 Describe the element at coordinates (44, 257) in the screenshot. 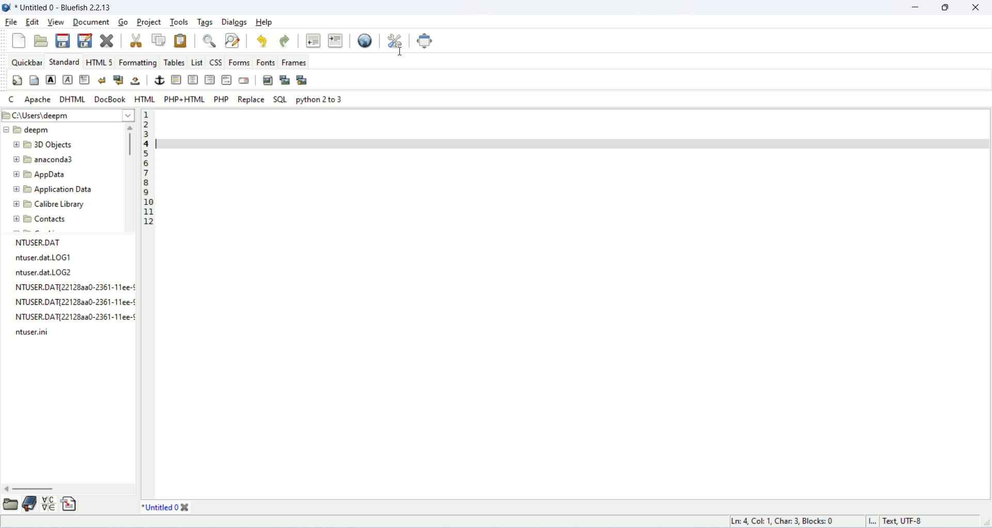

I see `ntuser.dat.LOG1` at that location.